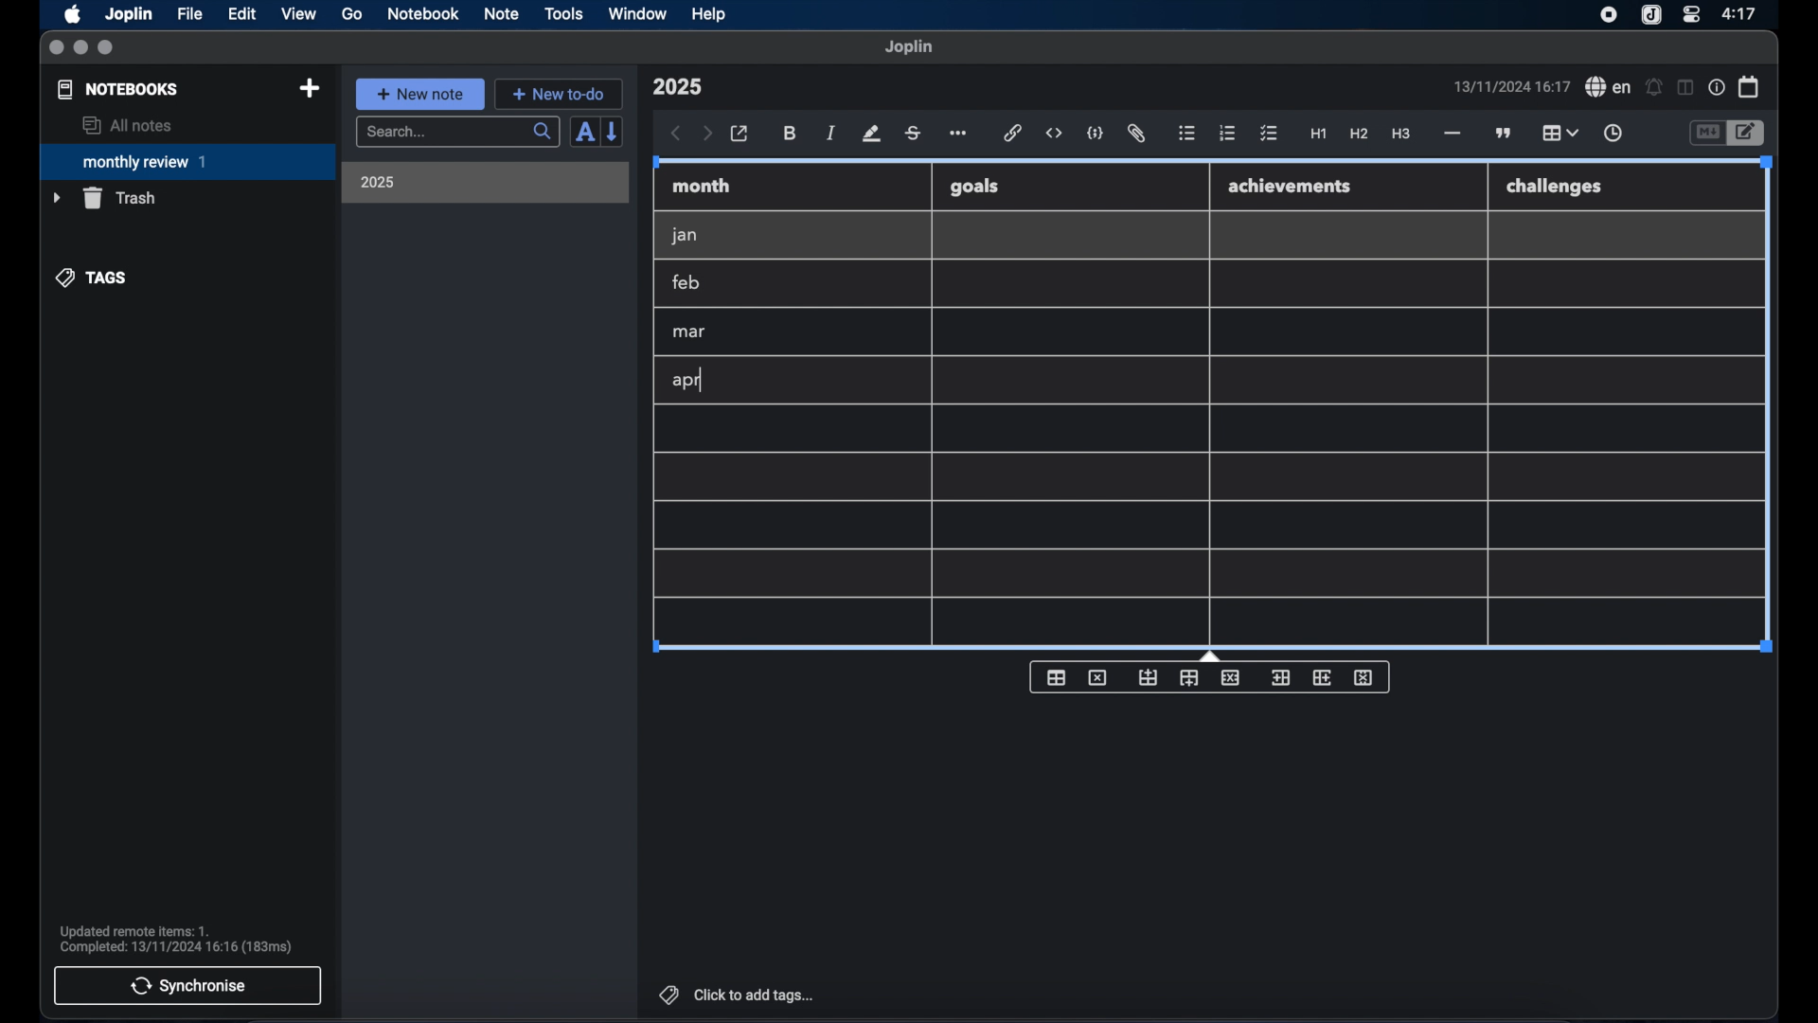 The image size is (1818, 1023). I want to click on forward, so click(707, 135).